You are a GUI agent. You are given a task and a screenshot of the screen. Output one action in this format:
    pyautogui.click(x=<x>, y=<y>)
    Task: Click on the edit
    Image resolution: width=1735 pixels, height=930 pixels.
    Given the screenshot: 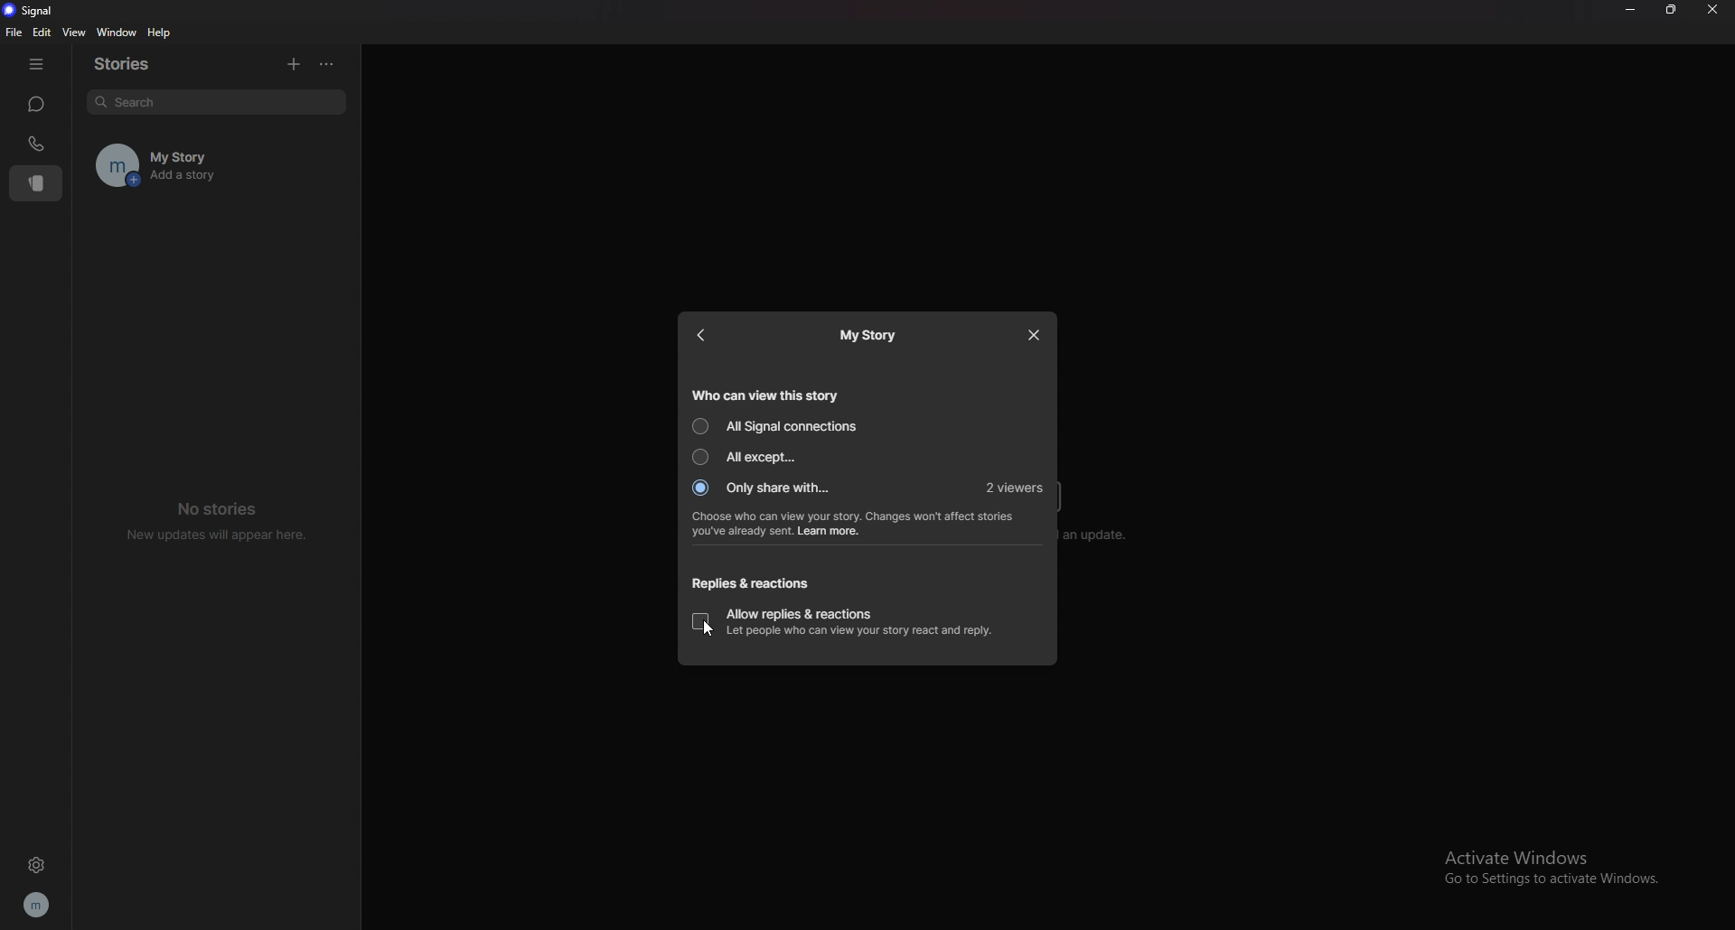 What is the action you would take?
    pyautogui.click(x=43, y=33)
    